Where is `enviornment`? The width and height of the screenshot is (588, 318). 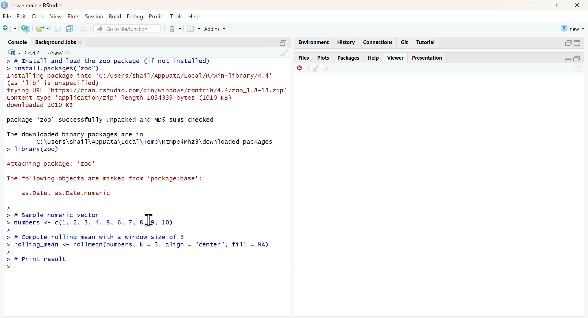 enviornment is located at coordinates (313, 42).